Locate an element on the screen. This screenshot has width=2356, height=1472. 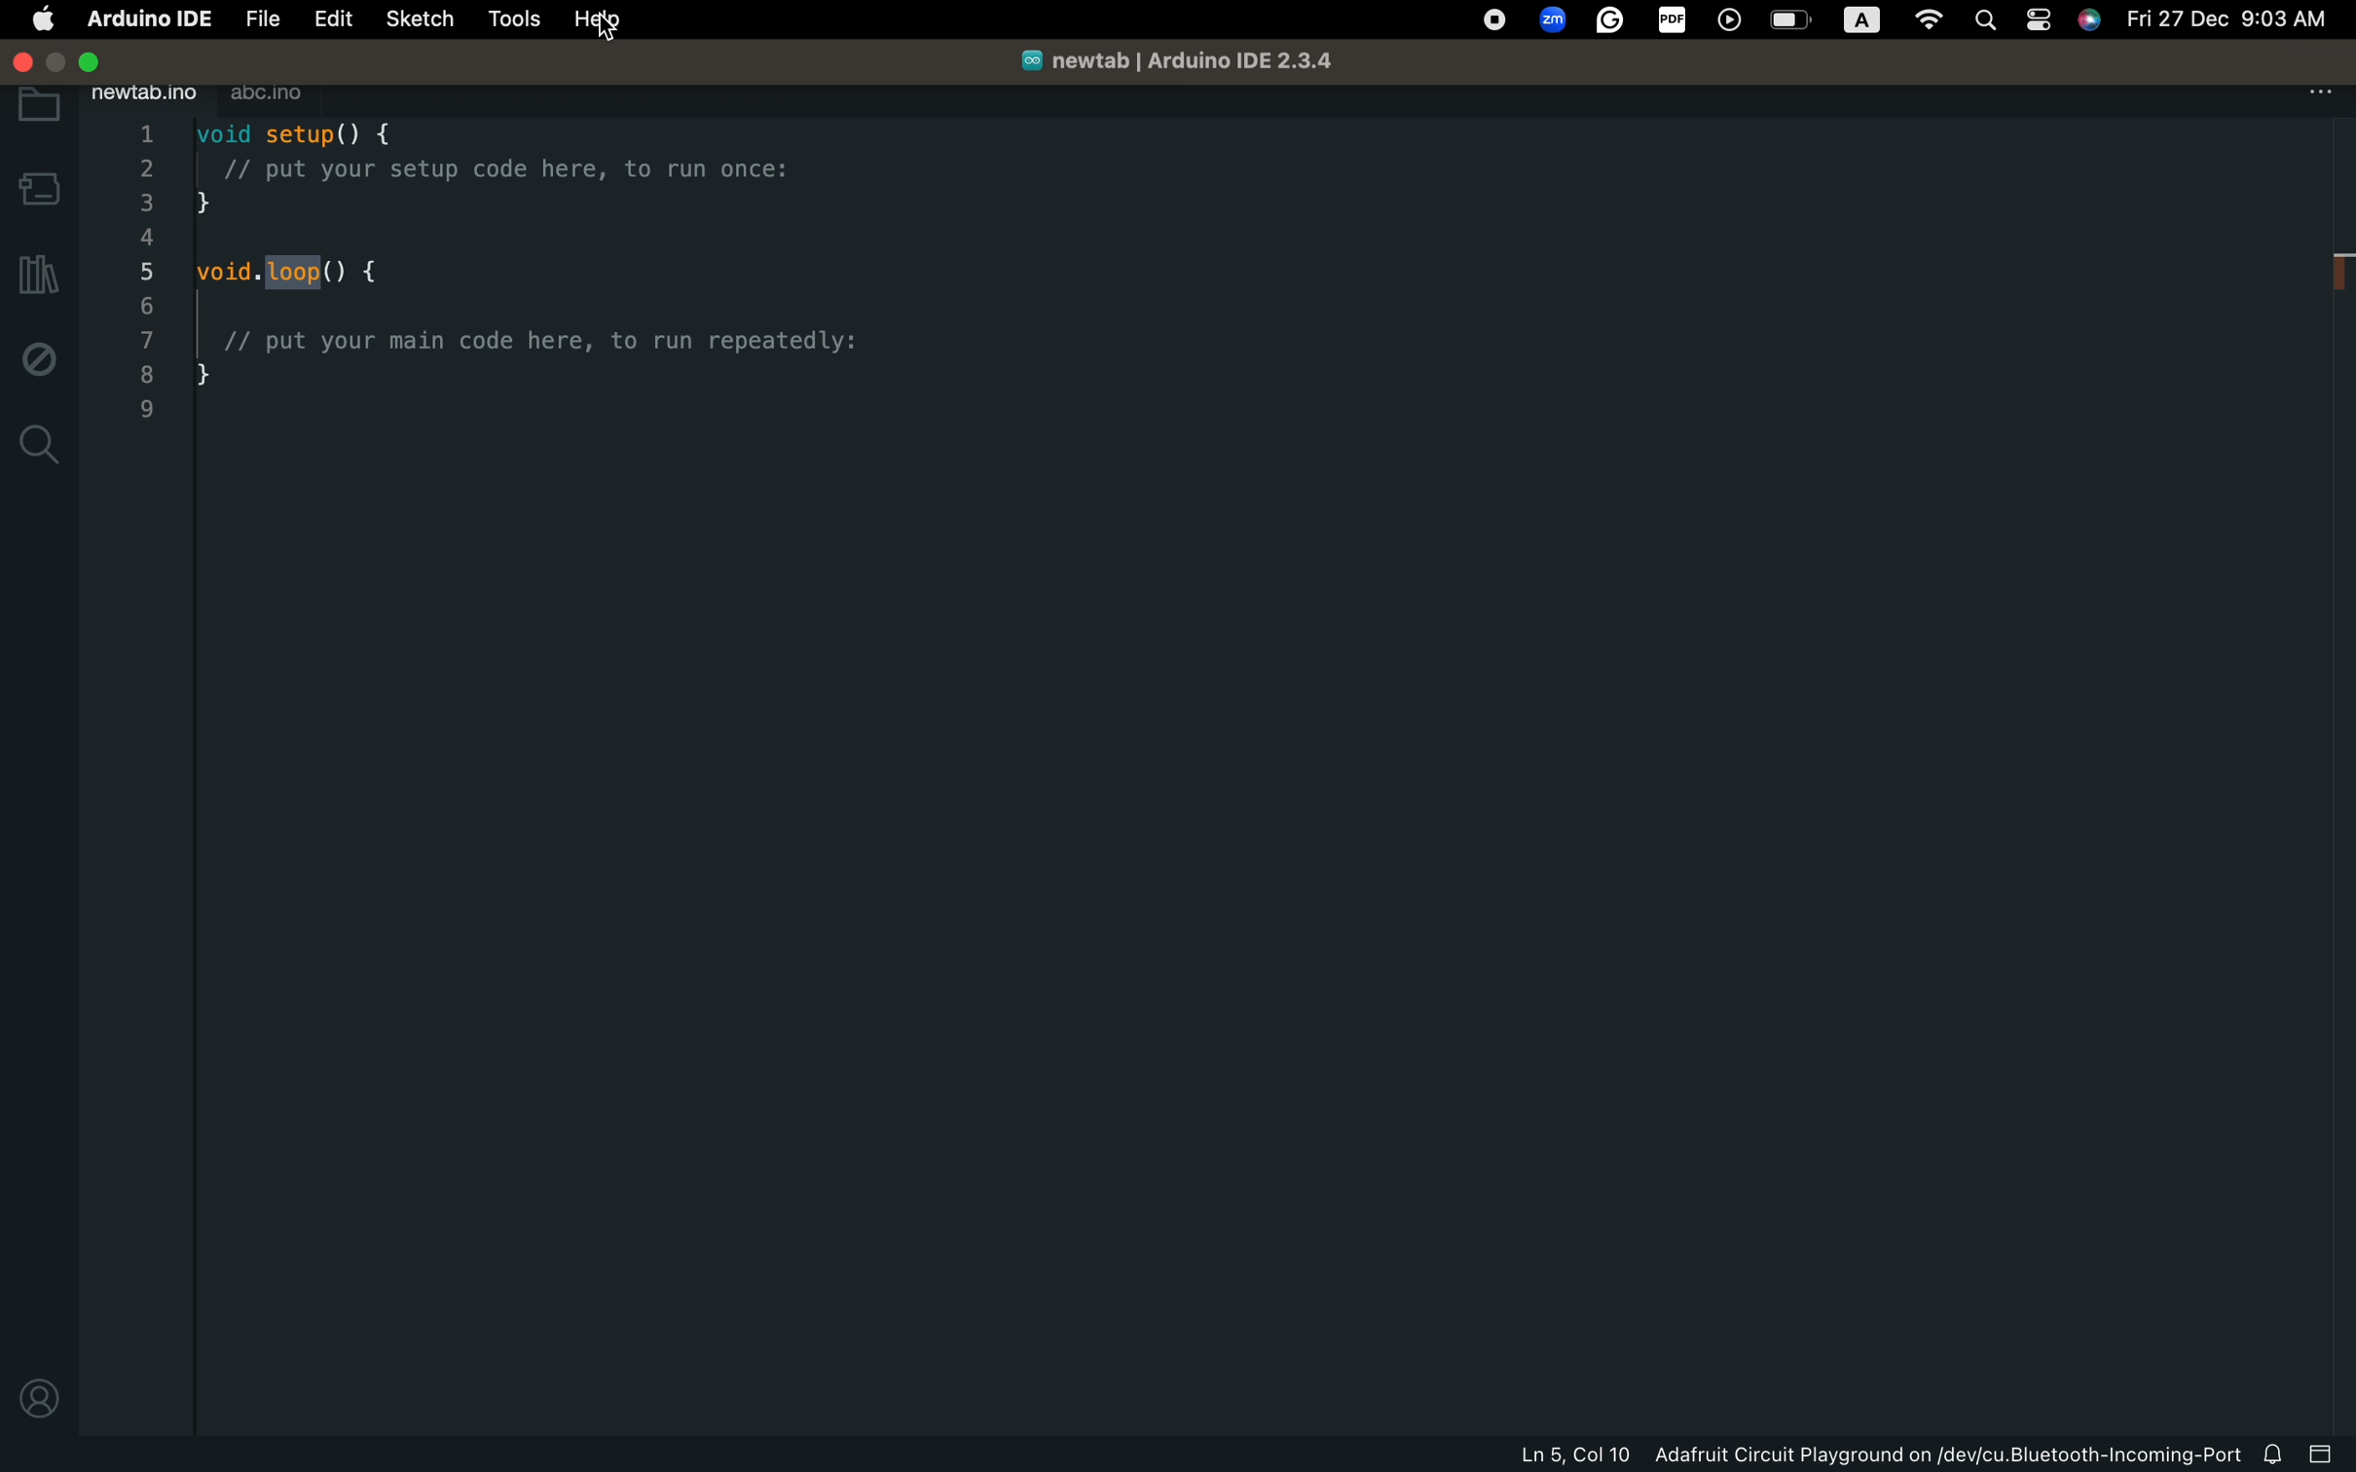
newtab | Arduino IDE 2.3.4 is located at coordinates (1172, 62).